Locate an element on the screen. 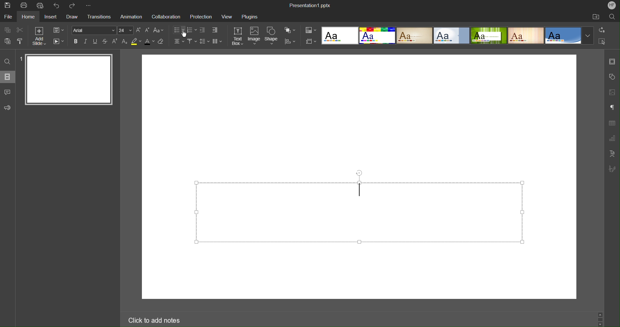 This screenshot has height=327, width=620. Insert is located at coordinates (51, 17).